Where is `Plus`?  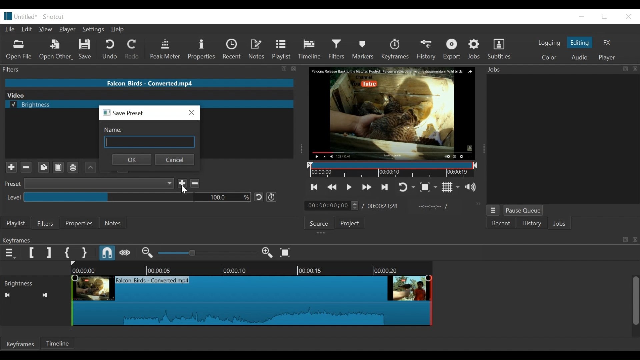 Plus is located at coordinates (9, 166).